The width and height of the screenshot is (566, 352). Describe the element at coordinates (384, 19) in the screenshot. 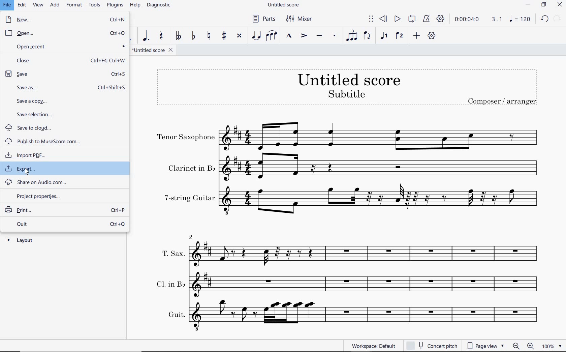

I see `REWIND` at that location.